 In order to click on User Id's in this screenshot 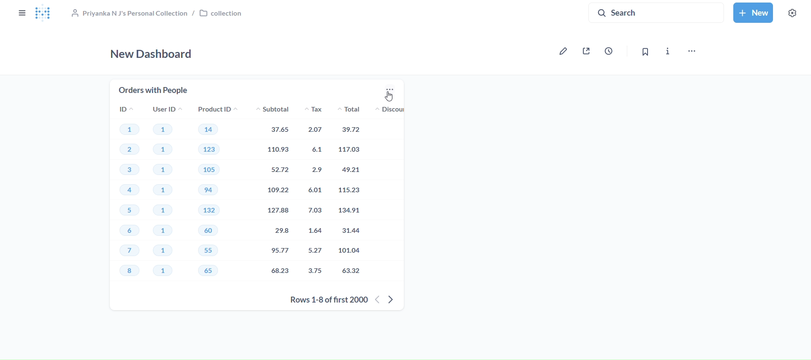, I will do `click(165, 194)`.